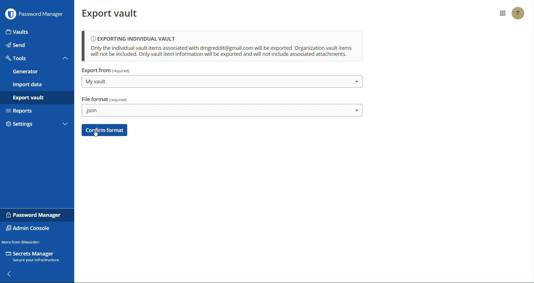 Image resolution: width=534 pixels, height=283 pixels. I want to click on Confirm format, so click(105, 130).